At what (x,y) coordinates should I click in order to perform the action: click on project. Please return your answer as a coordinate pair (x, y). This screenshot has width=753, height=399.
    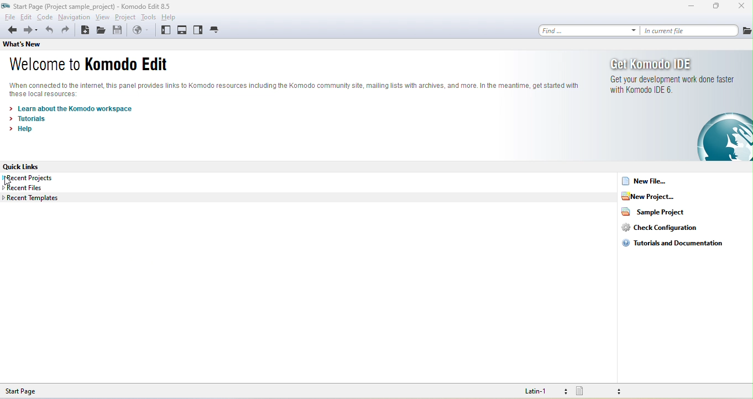
    Looking at the image, I should click on (124, 18).